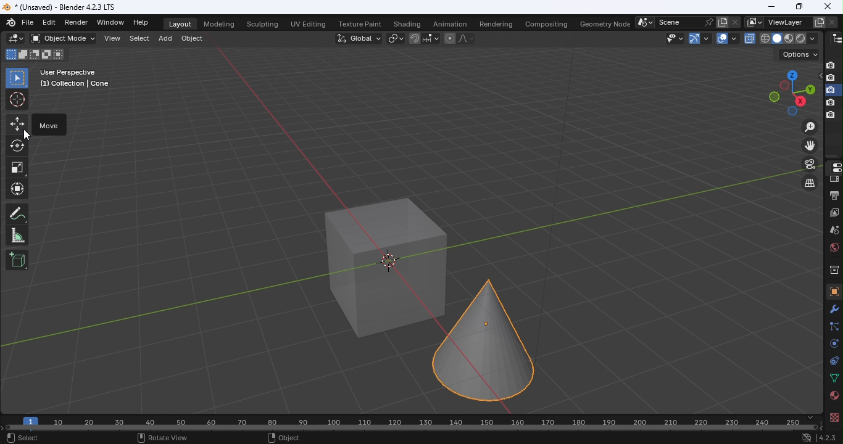  Describe the element at coordinates (606, 22) in the screenshot. I see `Geometry node` at that location.